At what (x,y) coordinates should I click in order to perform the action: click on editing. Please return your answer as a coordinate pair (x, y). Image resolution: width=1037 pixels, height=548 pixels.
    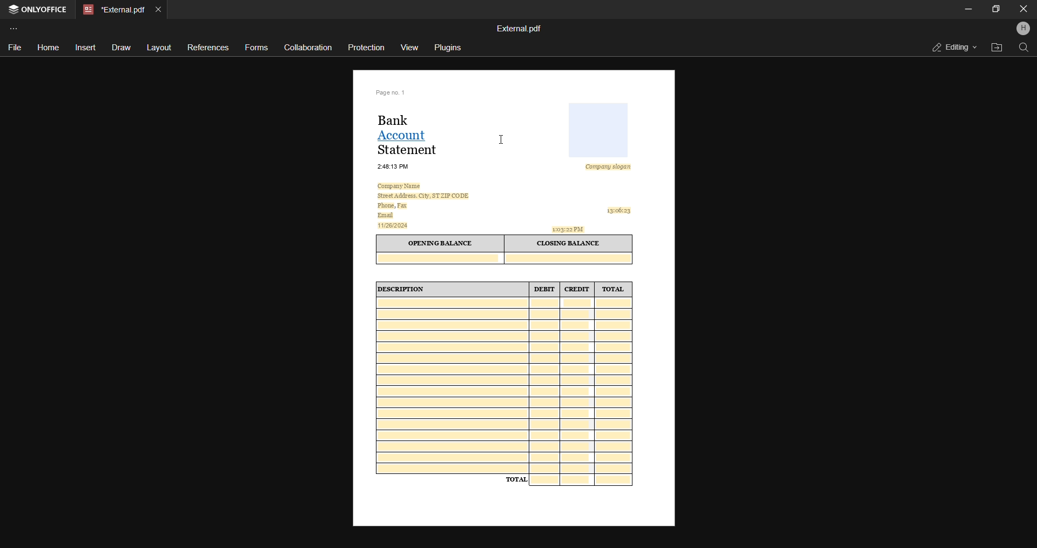
    Looking at the image, I should click on (951, 47).